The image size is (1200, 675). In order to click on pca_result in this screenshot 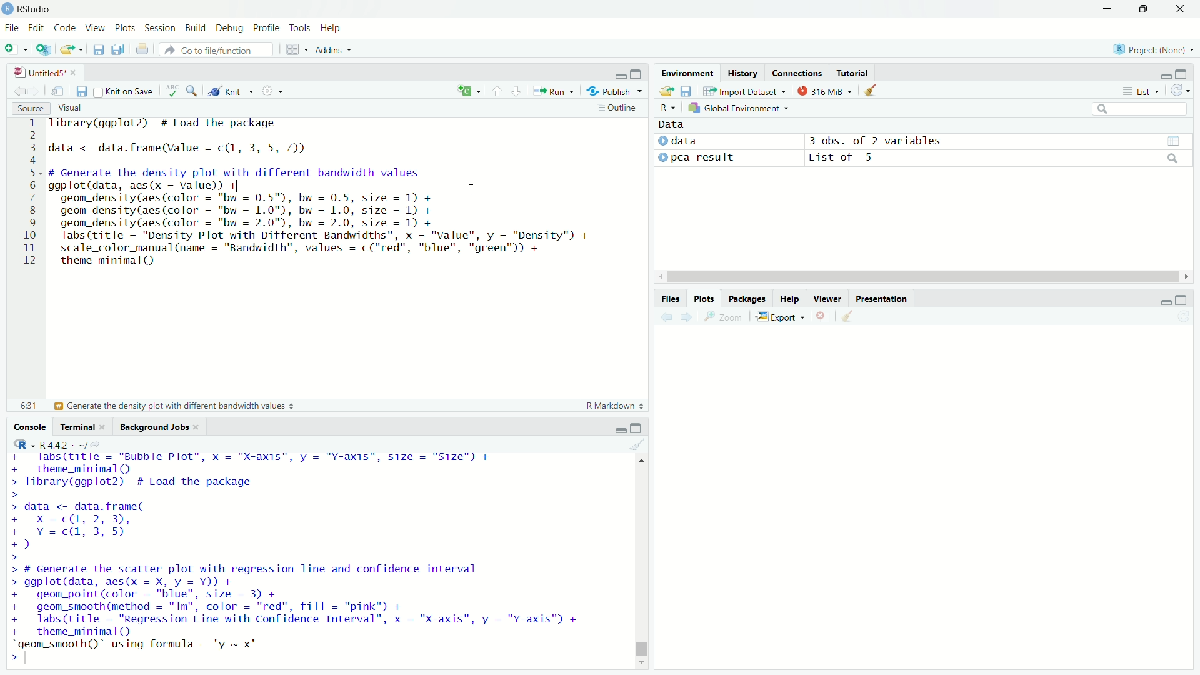, I will do `click(704, 158)`.